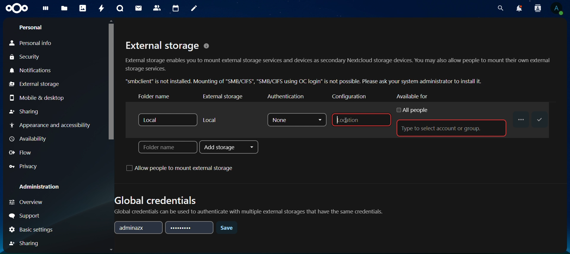 Image resolution: width=570 pixels, height=254 pixels. What do you see at coordinates (52, 125) in the screenshot?
I see `appearance and accessibilty` at bounding box center [52, 125].